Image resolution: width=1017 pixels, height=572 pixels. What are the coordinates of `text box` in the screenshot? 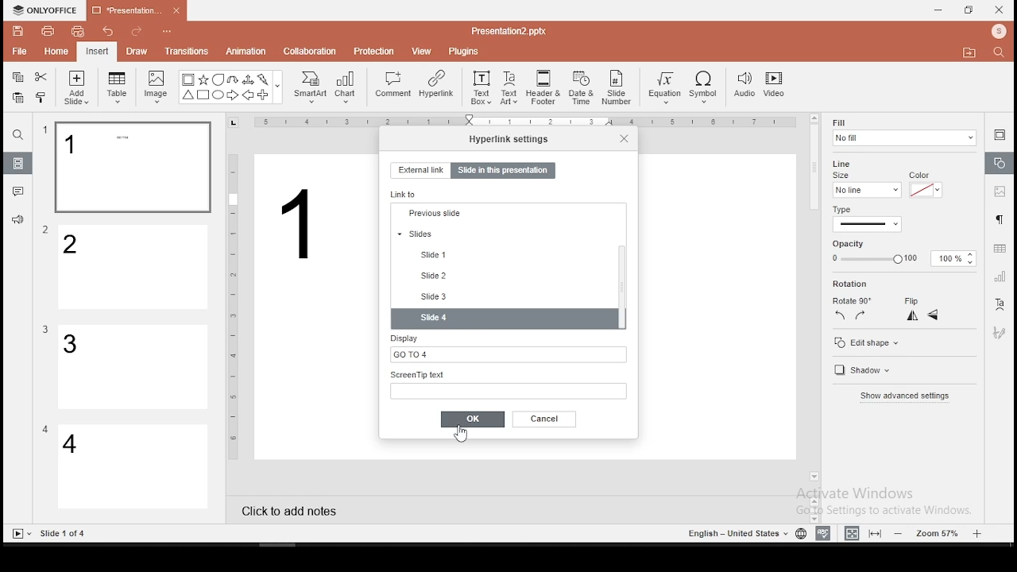 It's located at (480, 86).